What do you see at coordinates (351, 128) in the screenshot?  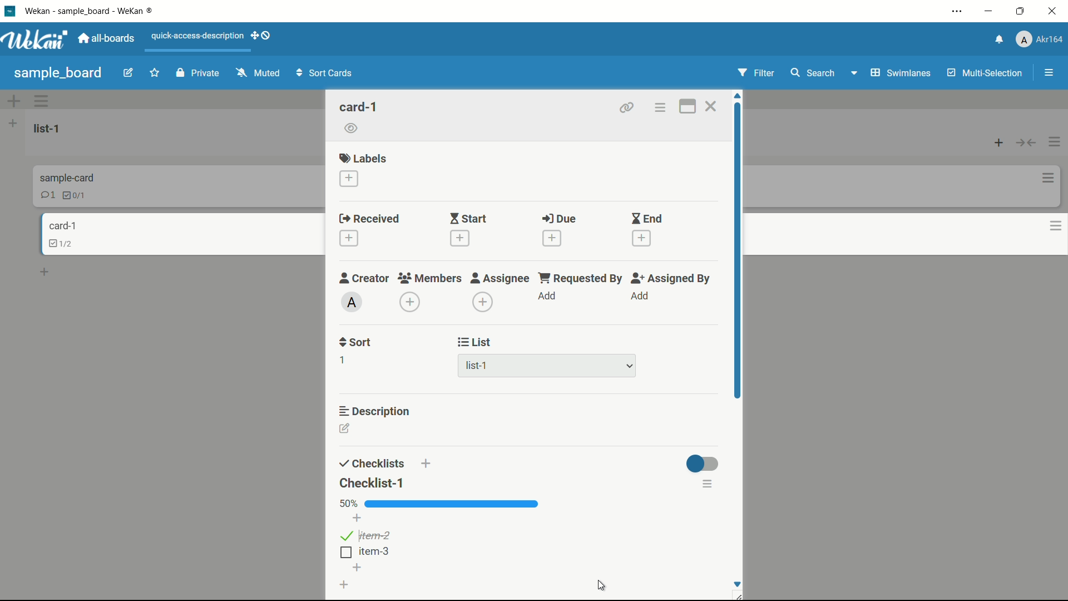 I see `watch icon` at bounding box center [351, 128].